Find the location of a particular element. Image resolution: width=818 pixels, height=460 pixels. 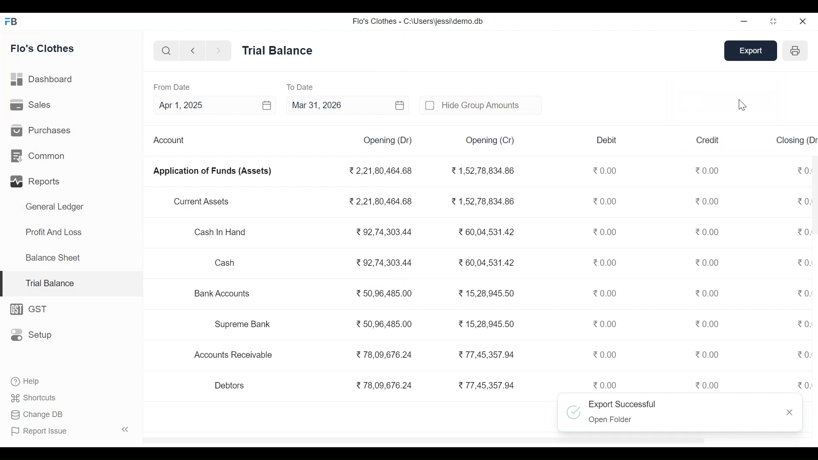

2.21,80,464.68 is located at coordinates (380, 201).